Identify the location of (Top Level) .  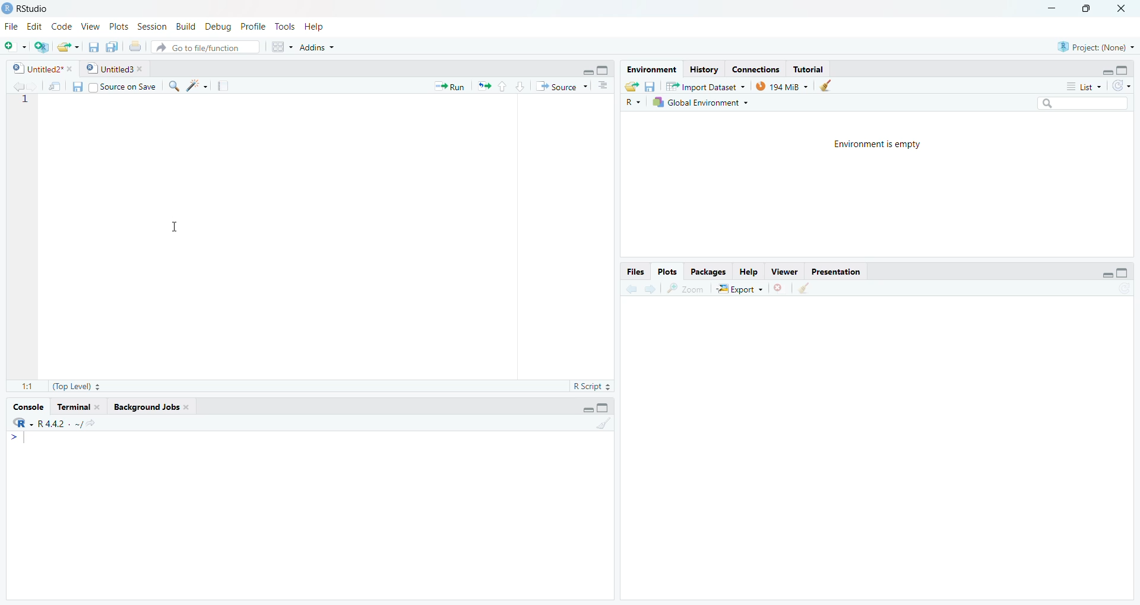
(78, 386).